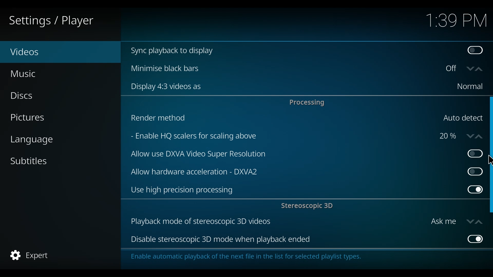  I want to click on Enable HQ scalers for scaling above, so click(280, 137).